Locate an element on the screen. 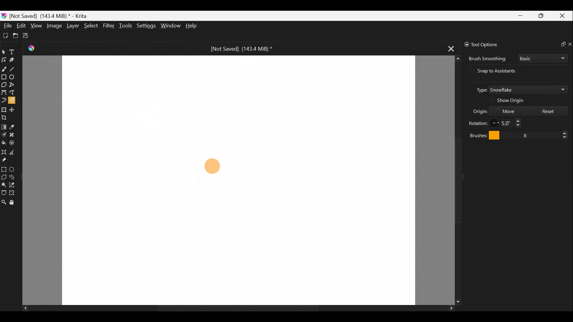 The width and height of the screenshot is (573, 322). Edit shapes tool is located at coordinates (4, 60).